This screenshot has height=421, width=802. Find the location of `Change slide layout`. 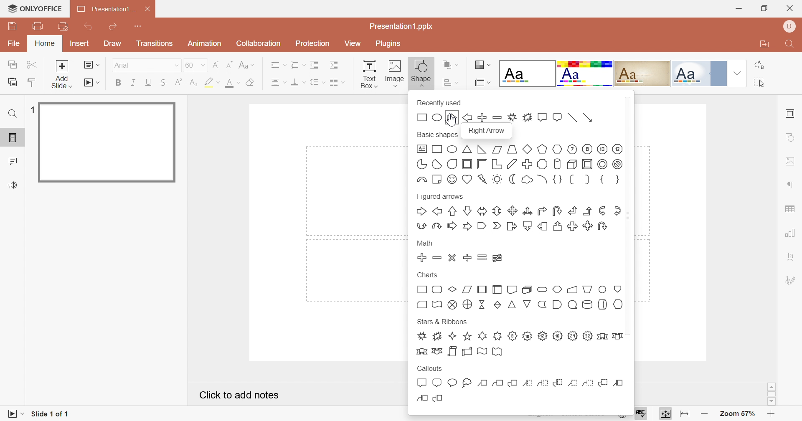

Change slide layout is located at coordinates (92, 65).